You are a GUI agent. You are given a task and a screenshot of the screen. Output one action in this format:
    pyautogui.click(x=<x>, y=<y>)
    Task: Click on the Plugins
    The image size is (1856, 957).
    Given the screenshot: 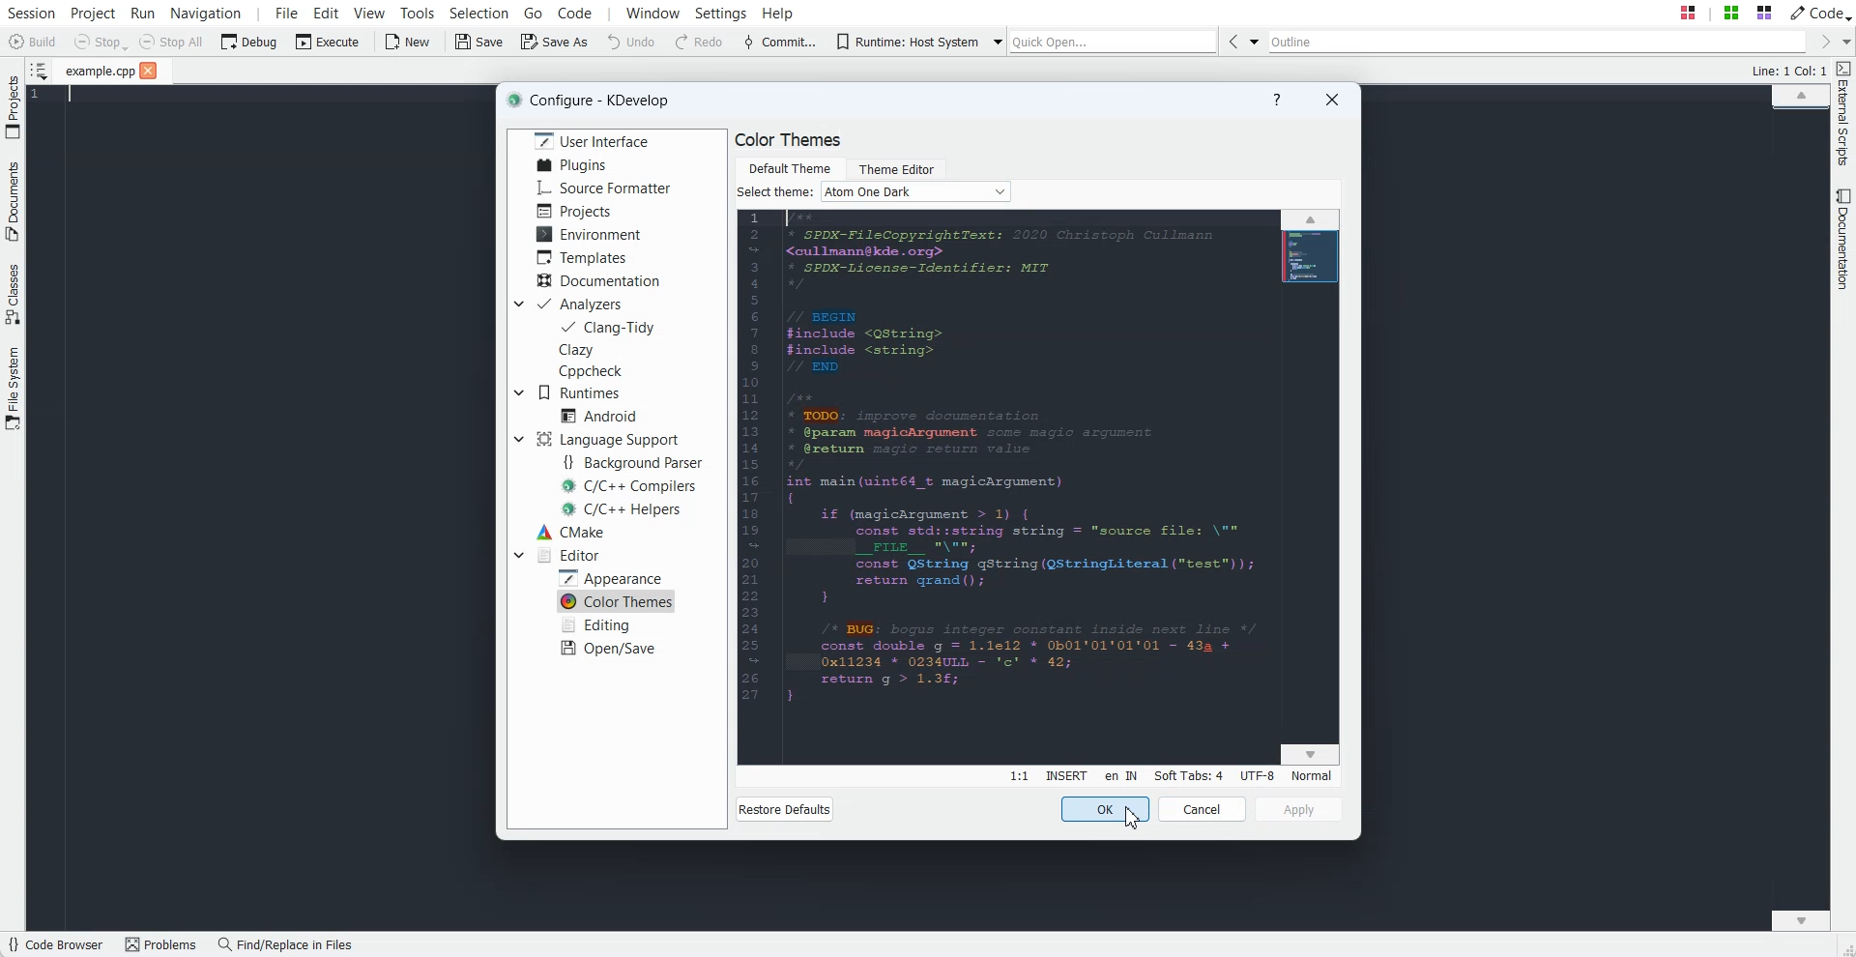 What is the action you would take?
    pyautogui.click(x=571, y=165)
    